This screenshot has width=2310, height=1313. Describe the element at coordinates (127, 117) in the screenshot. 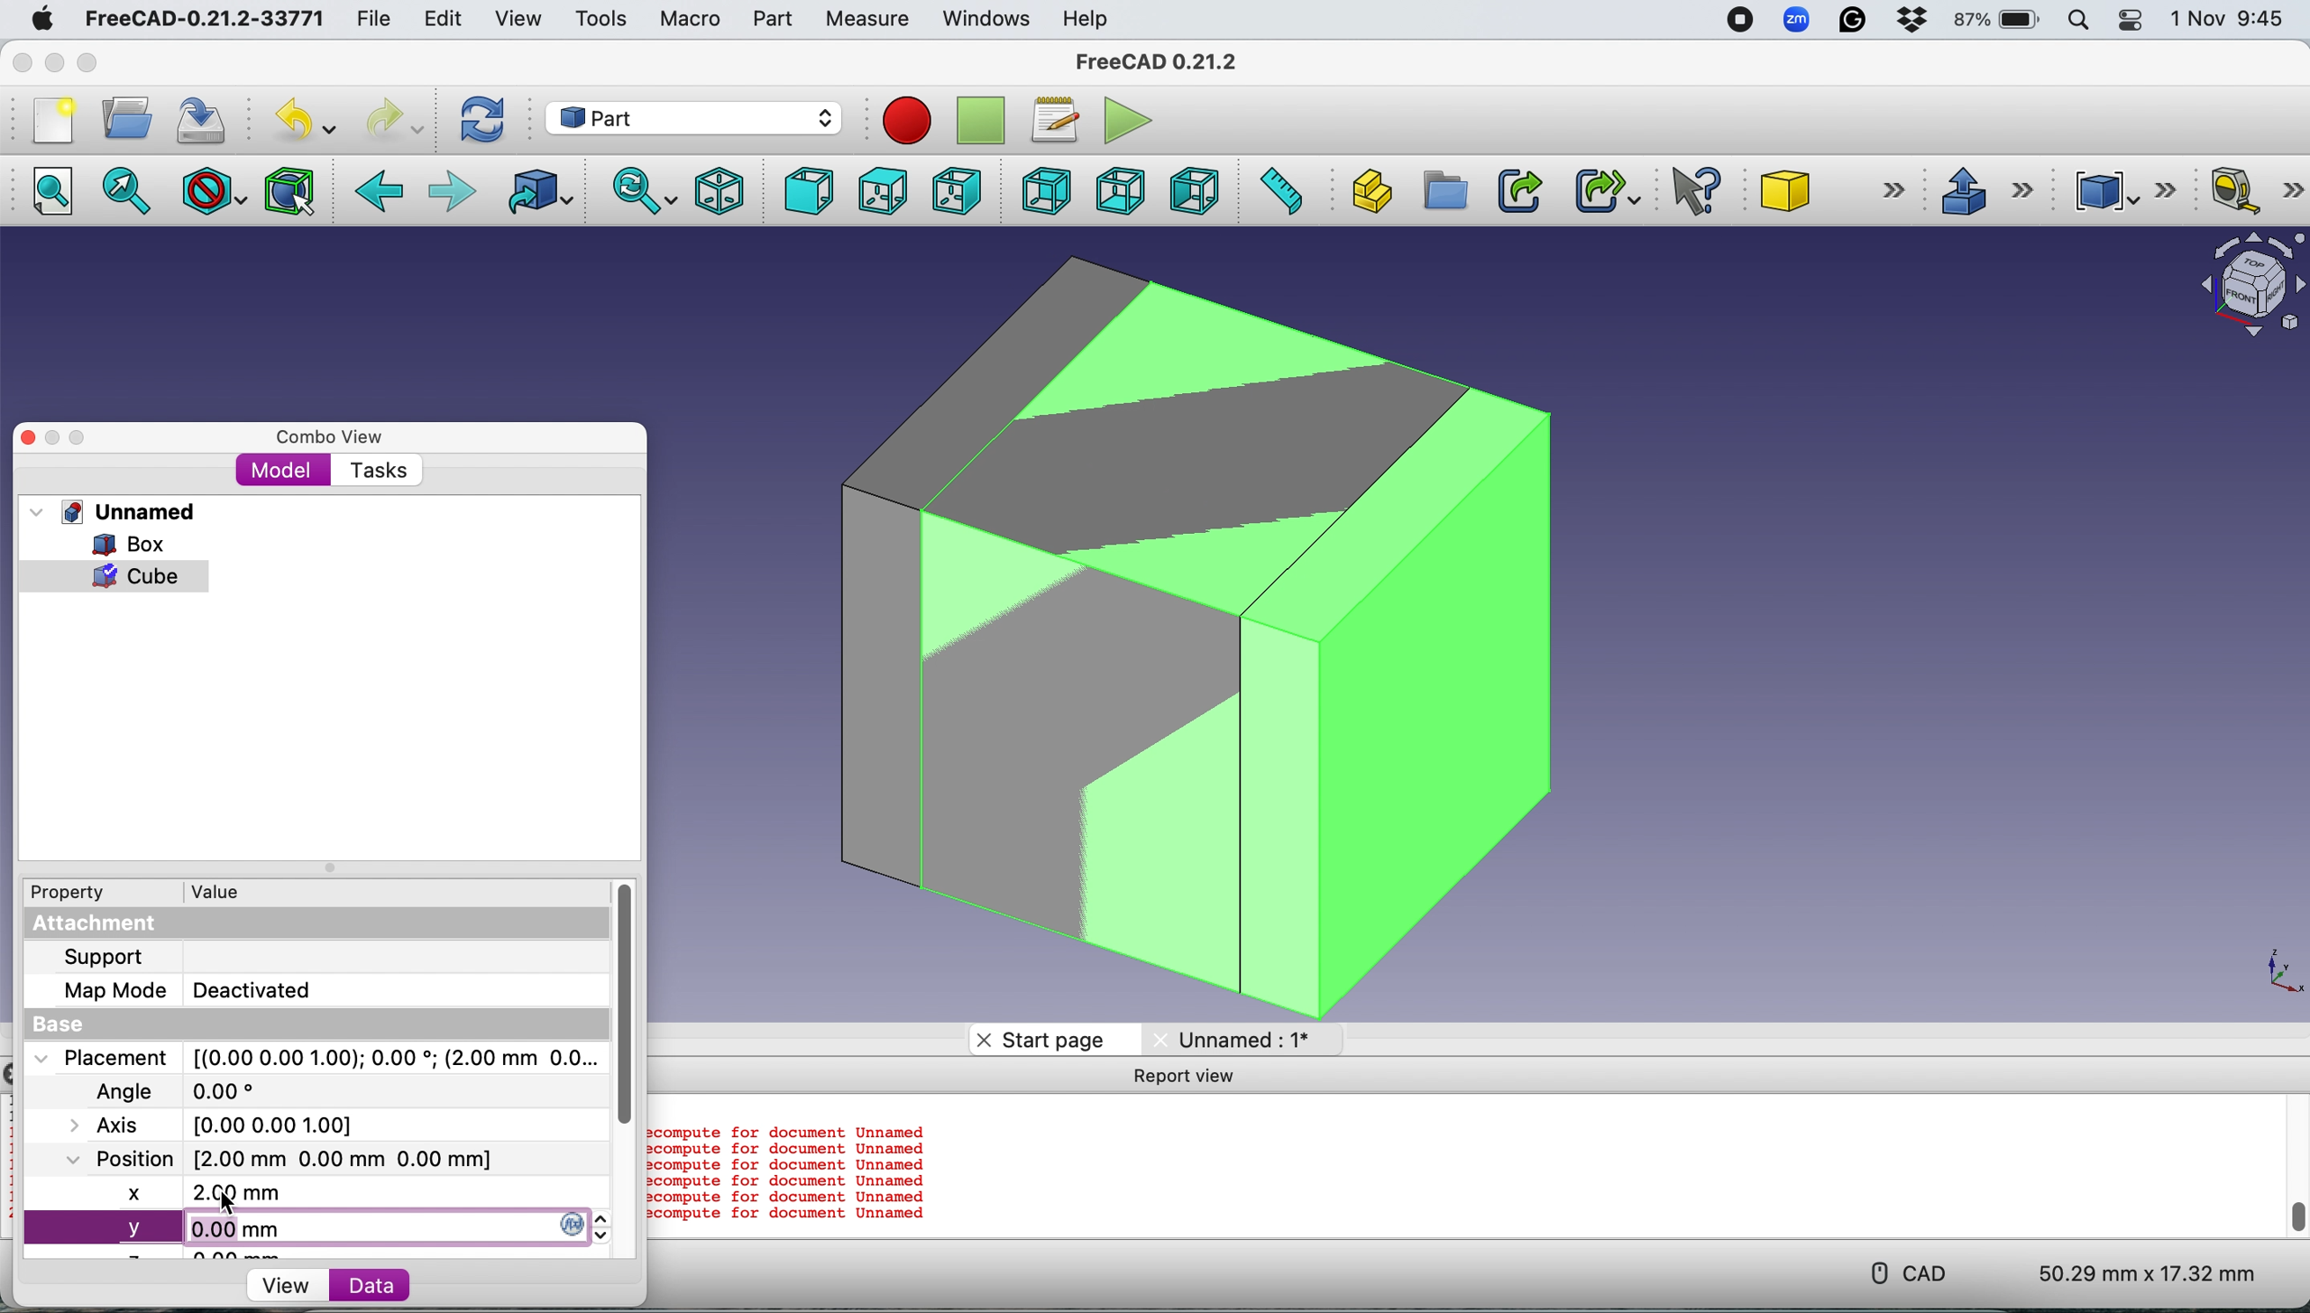

I see `Open` at that location.